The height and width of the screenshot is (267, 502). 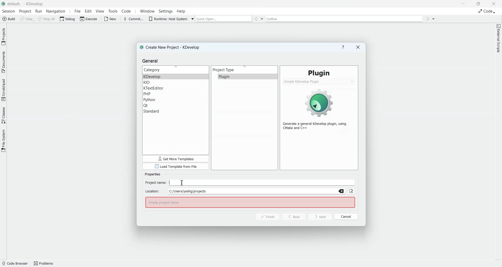 What do you see at coordinates (4, 36) in the screenshot?
I see `Projects` at bounding box center [4, 36].